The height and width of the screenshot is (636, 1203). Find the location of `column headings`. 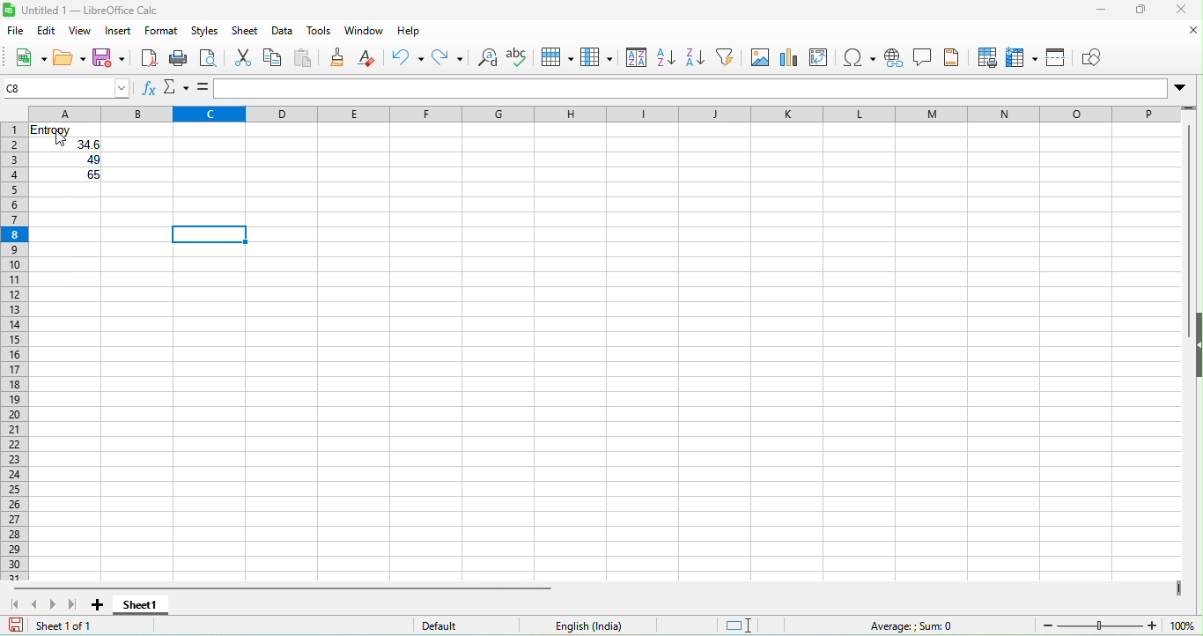

column headings is located at coordinates (605, 115).